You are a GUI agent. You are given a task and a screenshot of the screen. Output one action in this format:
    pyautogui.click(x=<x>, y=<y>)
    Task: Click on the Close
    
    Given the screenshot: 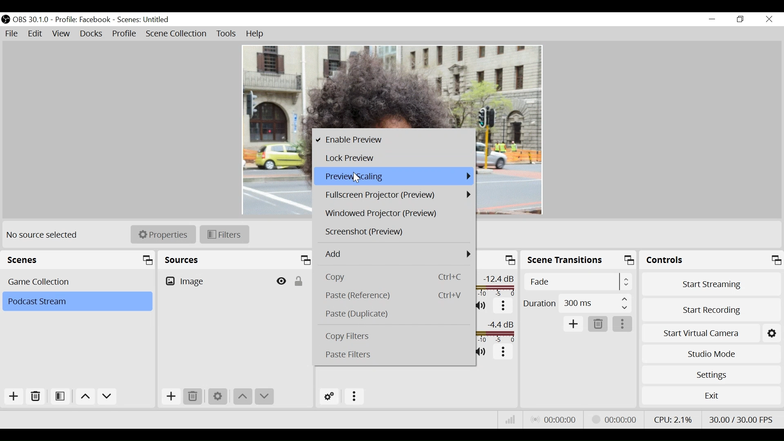 What is the action you would take?
    pyautogui.click(x=771, y=19)
    